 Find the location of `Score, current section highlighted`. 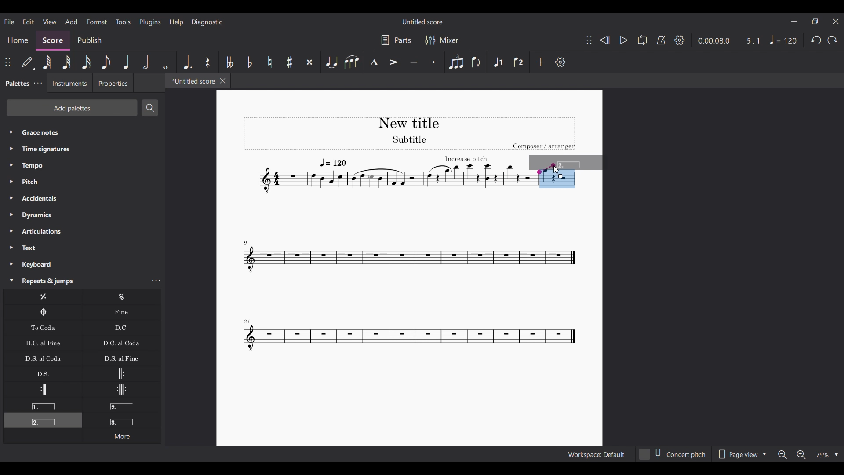

Score, current section highlighted is located at coordinates (53, 40).